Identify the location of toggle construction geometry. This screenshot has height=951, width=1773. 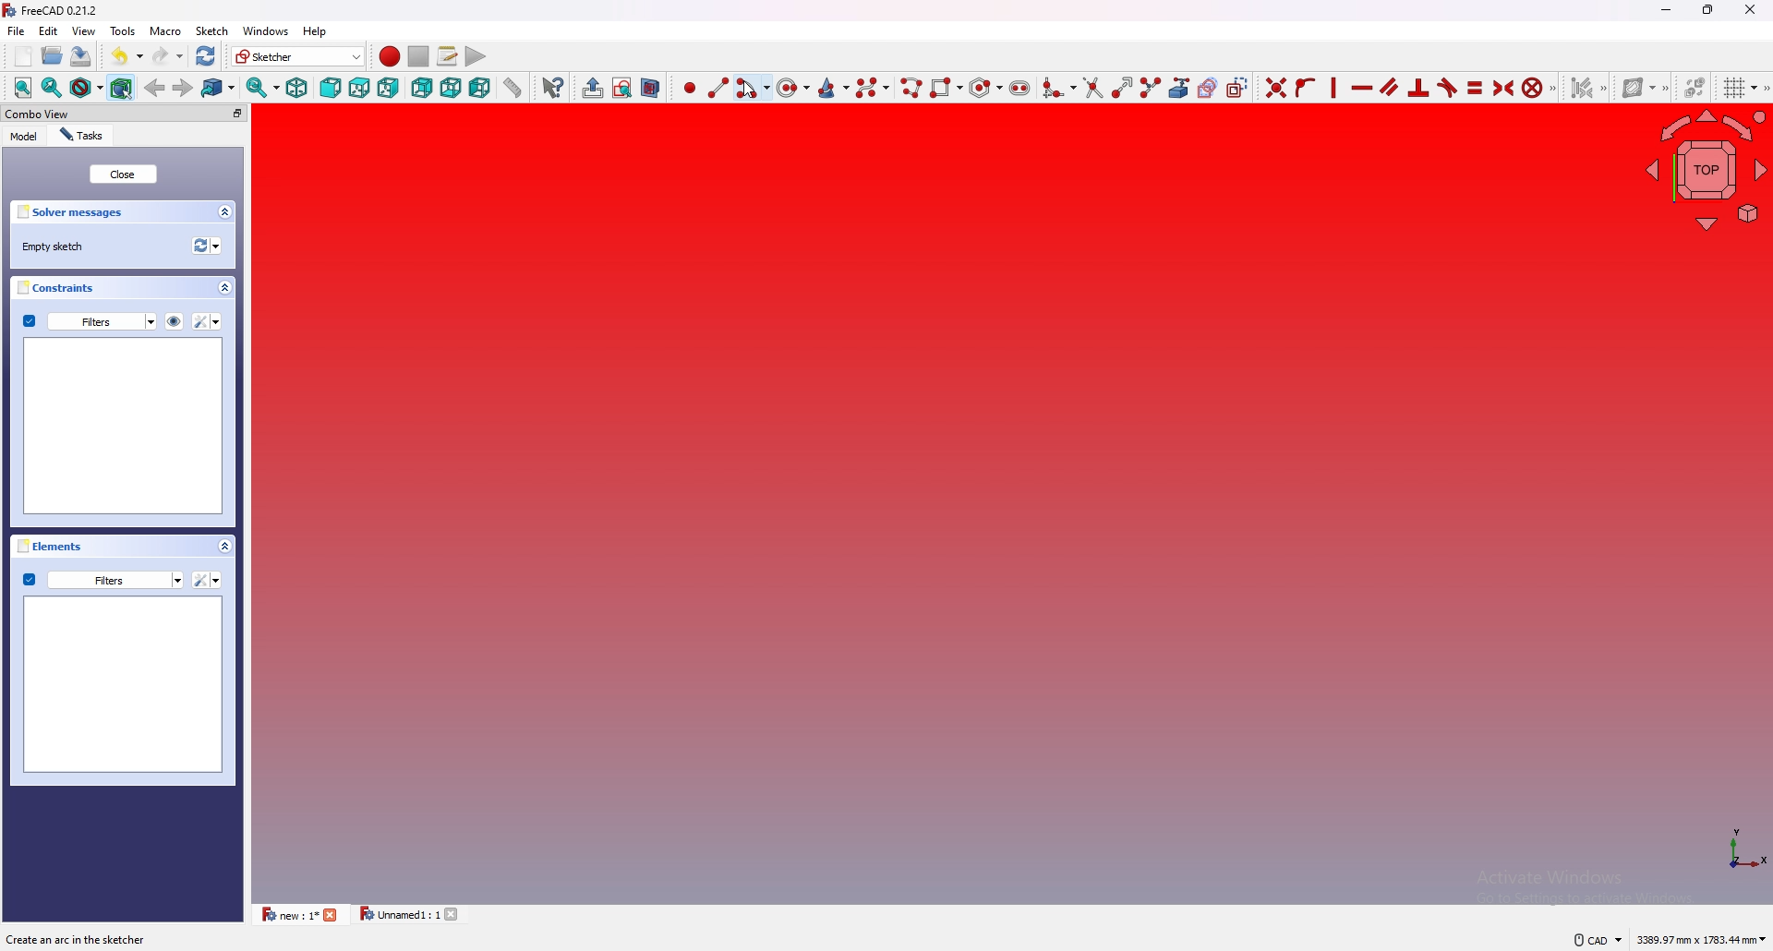
(1236, 86).